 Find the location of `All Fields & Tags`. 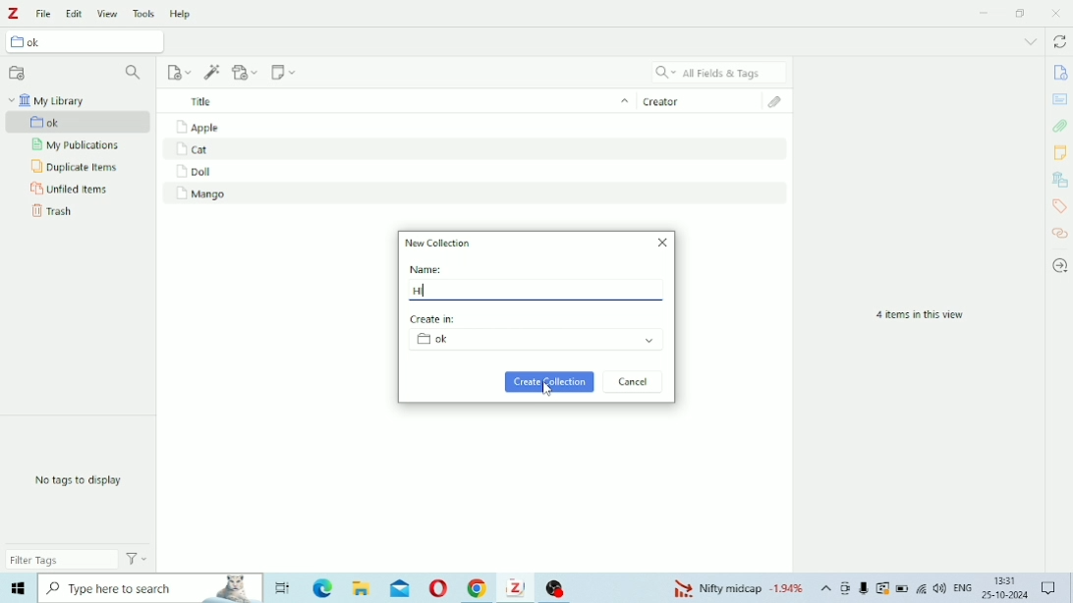

All Fields & Tags is located at coordinates (719, 72).